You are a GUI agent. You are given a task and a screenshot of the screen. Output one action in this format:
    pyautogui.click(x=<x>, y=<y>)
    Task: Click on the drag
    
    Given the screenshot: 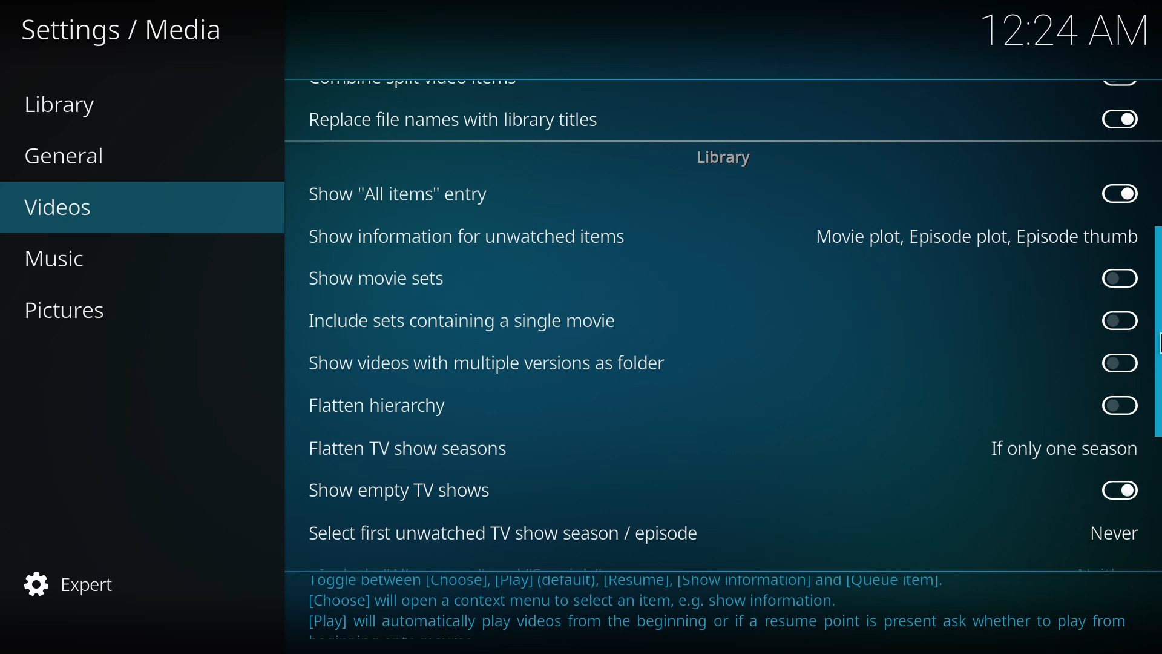 What is the action you would take?
    pyautogui.click(x=1157, y=332)
    